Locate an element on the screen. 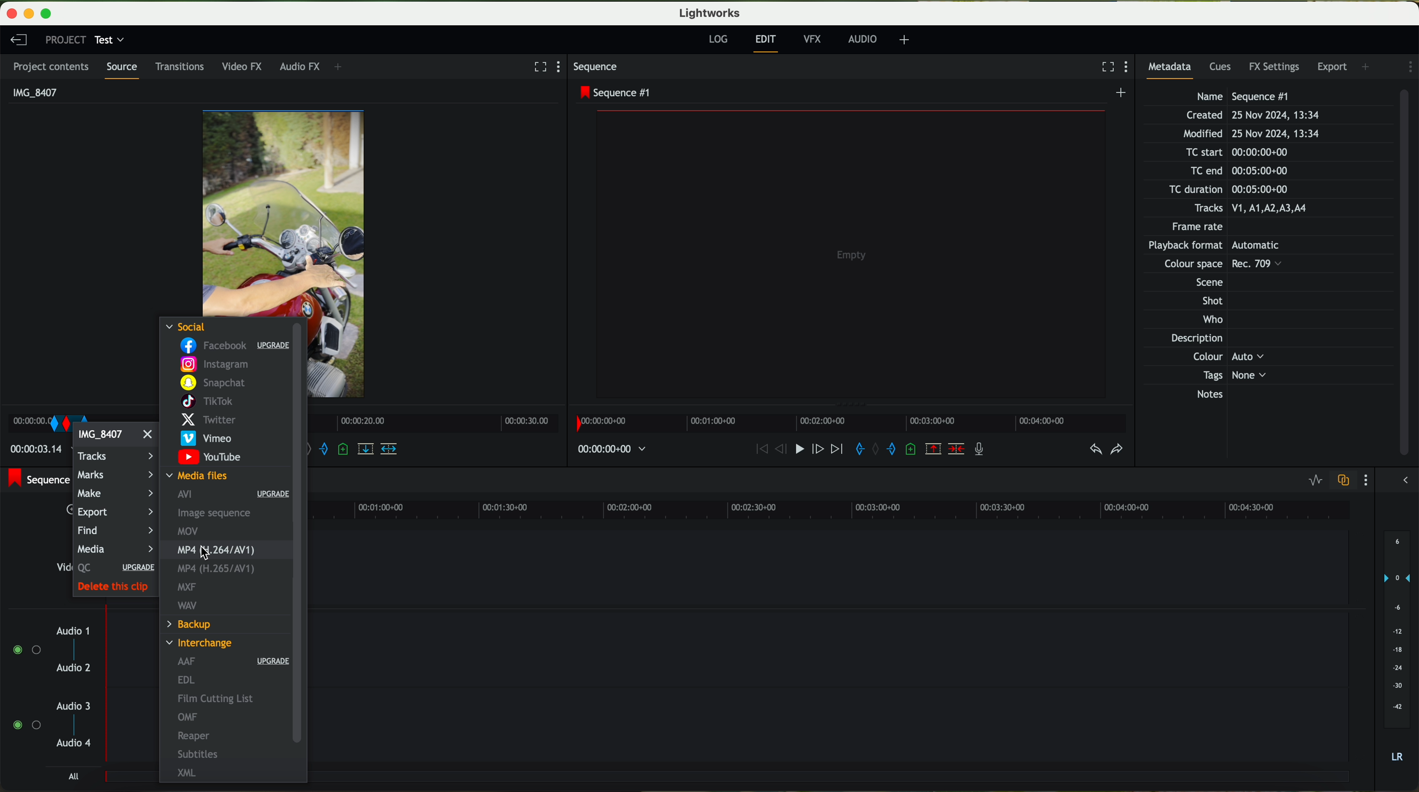 The height and width of the screenshot is (792, 1419). video FX is located at coordinates (245, 68).